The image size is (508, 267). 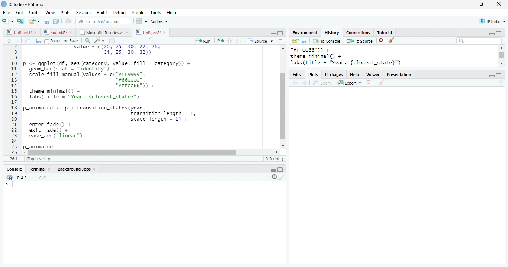 I want to click on back, so click(x=9, y=41).